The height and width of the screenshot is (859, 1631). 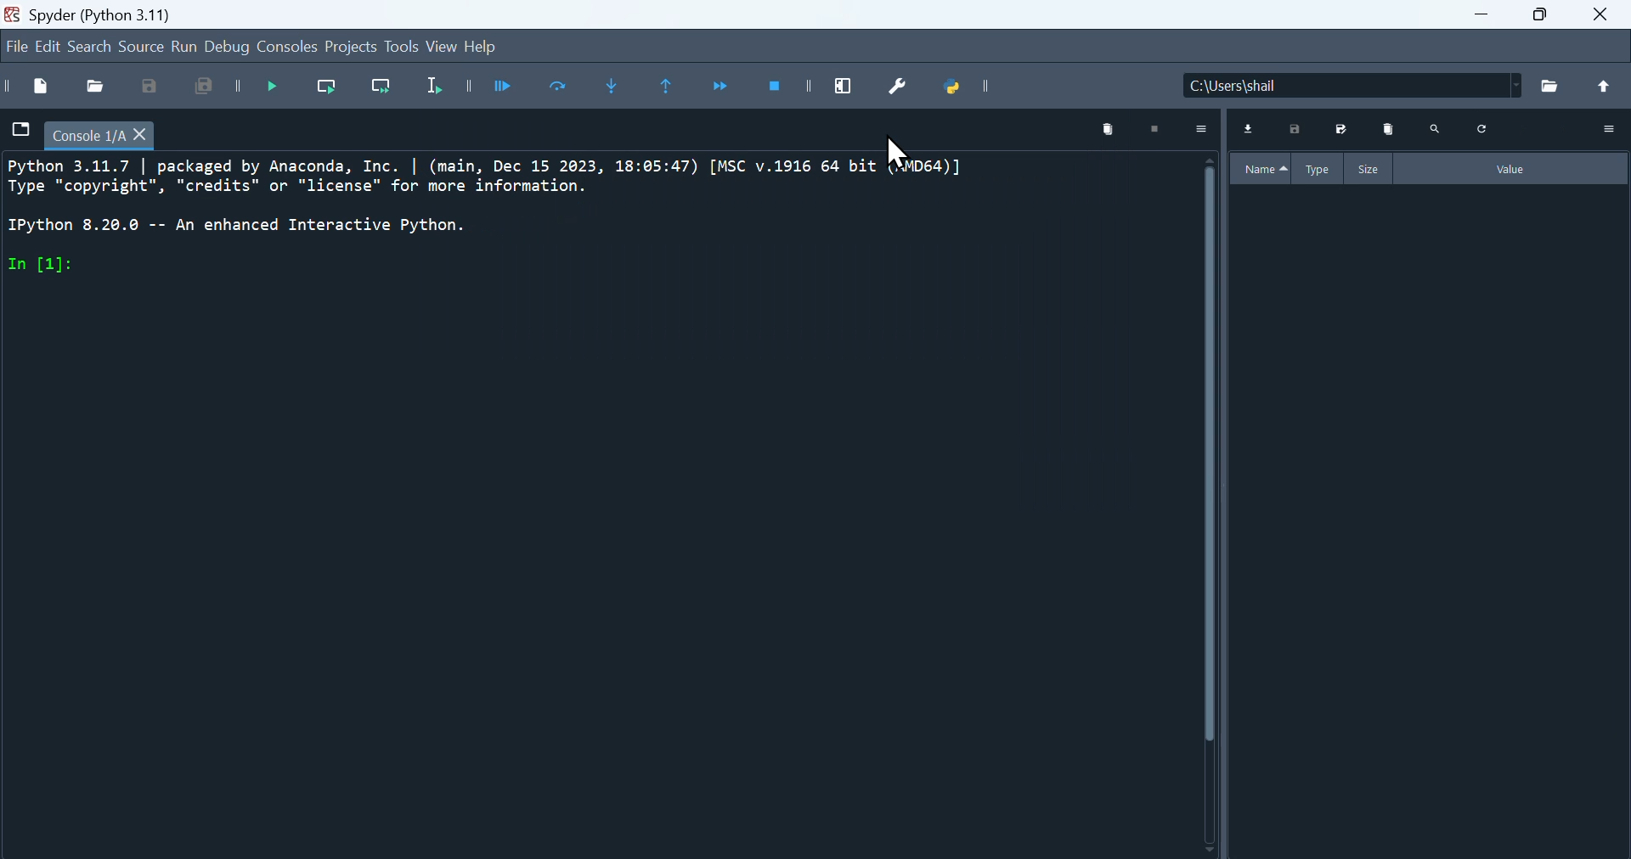 I want to click on Debug, so click(x=231, y=46).